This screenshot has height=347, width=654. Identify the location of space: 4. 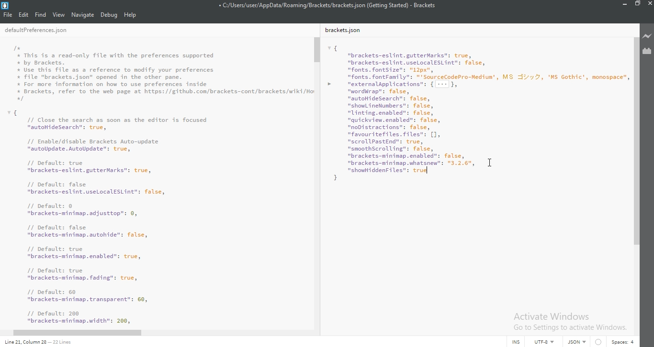
(621, 341).